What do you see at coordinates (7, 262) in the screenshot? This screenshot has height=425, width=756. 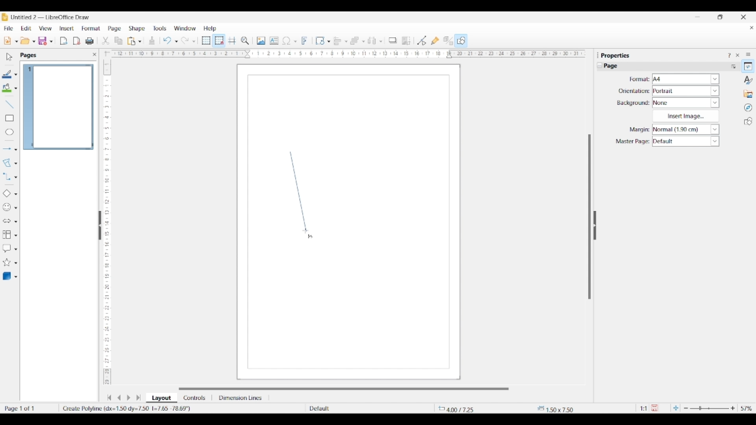 I see `Selected star` at bounding box center [7, 262].